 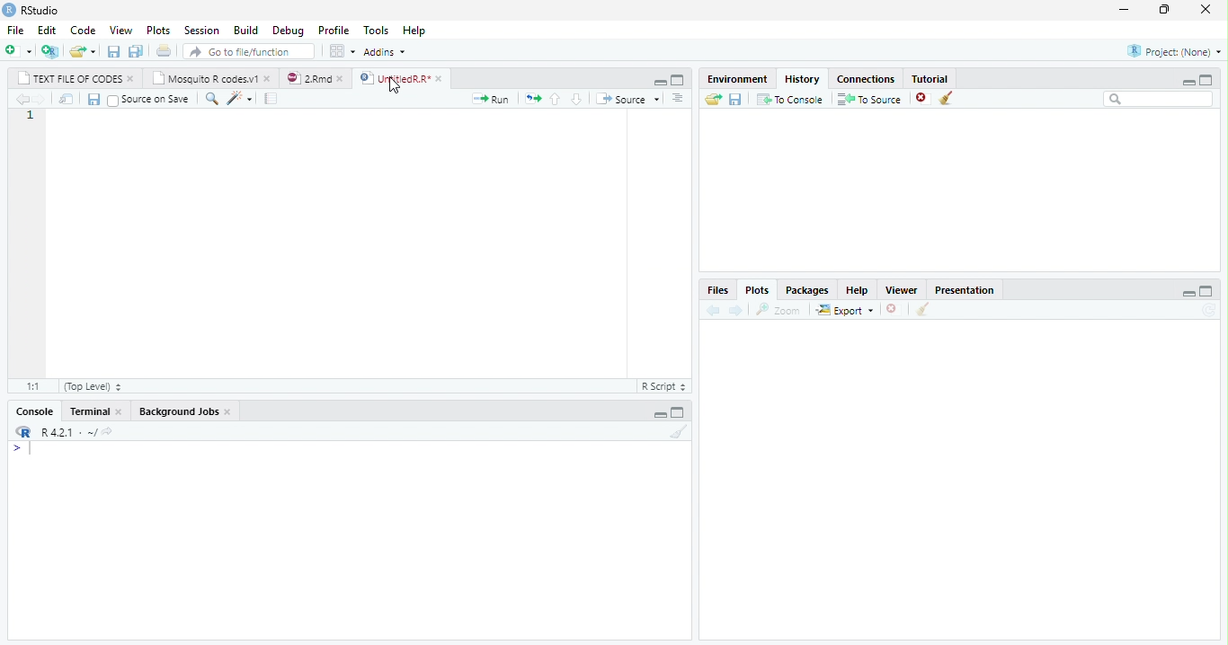 What do you see at coordinates (148, 99) in the screenshot?
I see `source on save` at bounding box center [148, 99].